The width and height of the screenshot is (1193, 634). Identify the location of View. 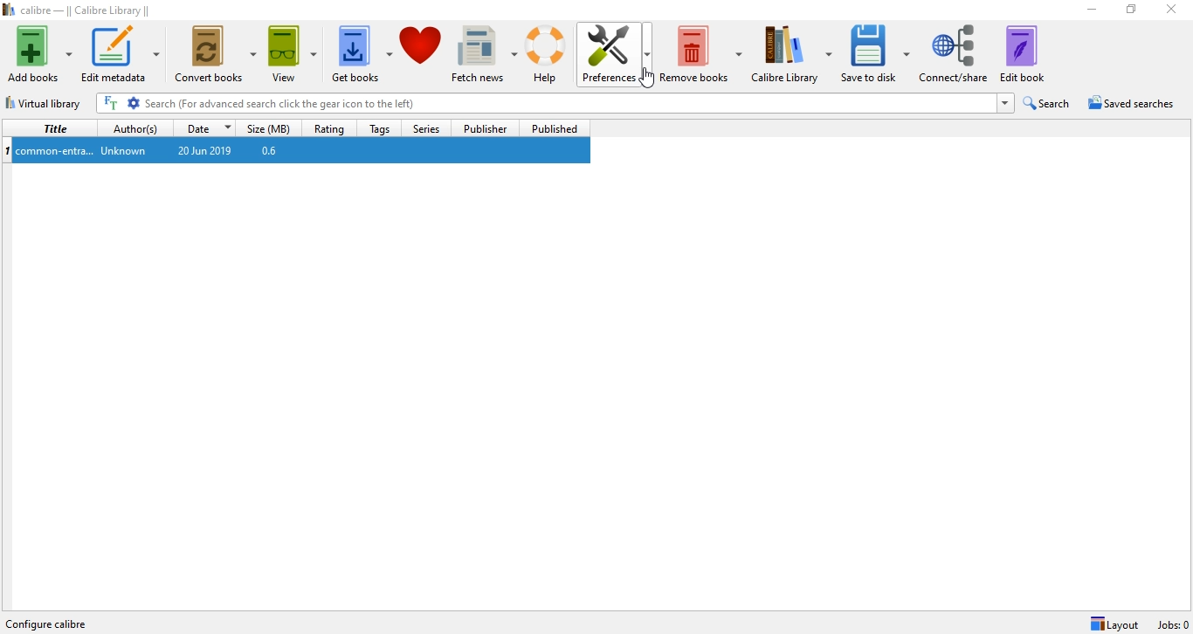
(290, 50).